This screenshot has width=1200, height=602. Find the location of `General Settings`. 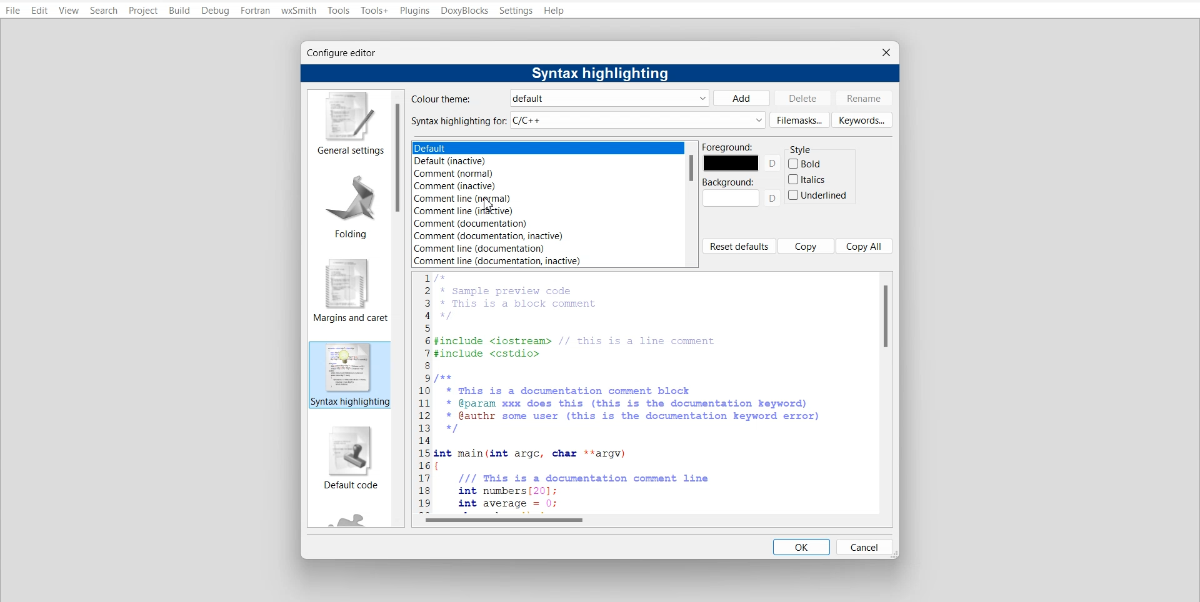

General Settings is located at coordinates (348, 123).